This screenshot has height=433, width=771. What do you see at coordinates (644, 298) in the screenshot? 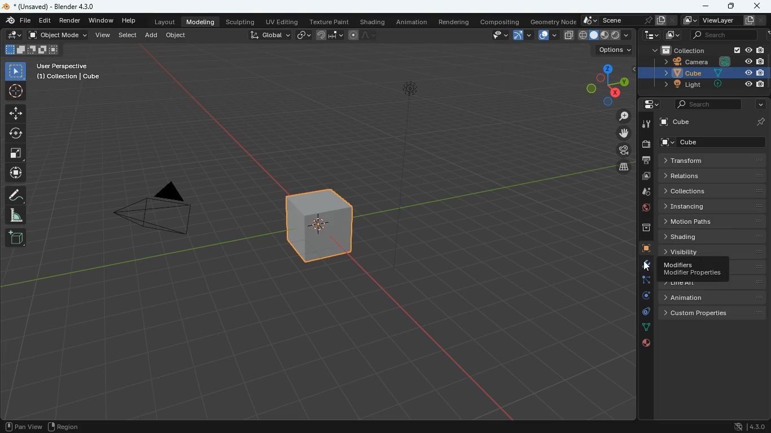
I see `rotate` at bounding box center [644, 298].